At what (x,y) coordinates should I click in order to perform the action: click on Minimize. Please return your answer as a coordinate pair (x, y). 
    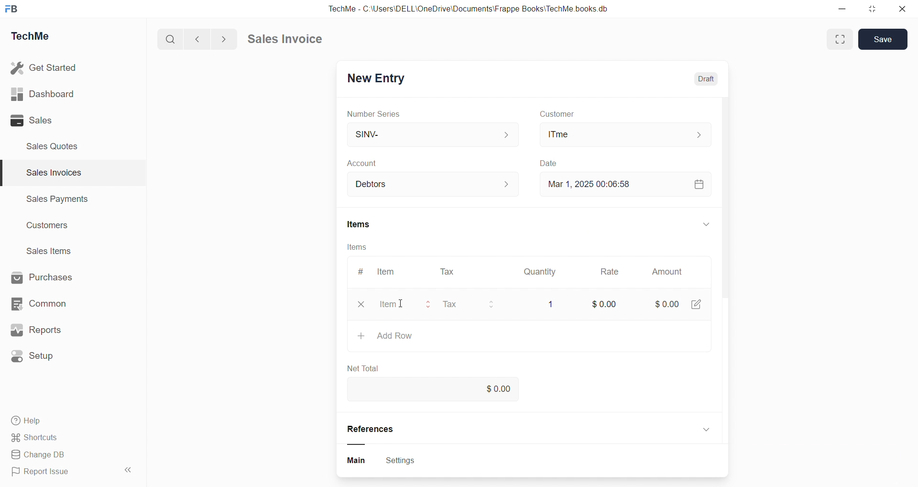
    Looking at the image, I should click on (845, 10).